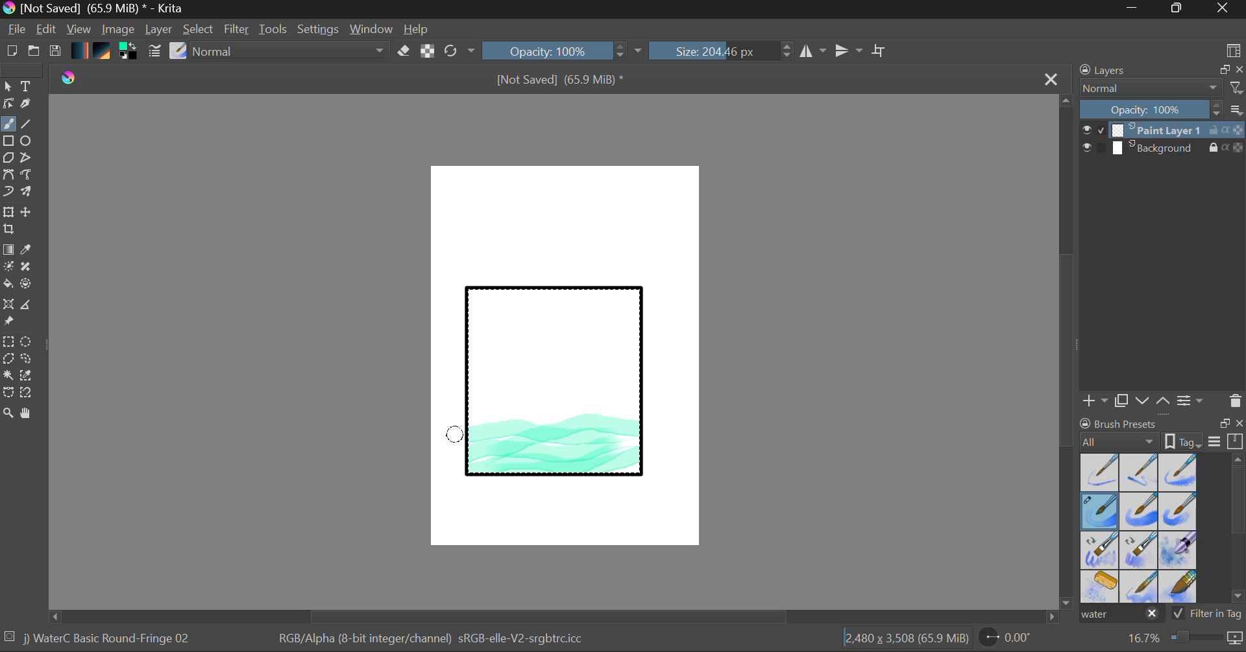  What do you see at coordinates (160, 29) in the screenshot?
I see `Layer` at bounding box center [160, 29].